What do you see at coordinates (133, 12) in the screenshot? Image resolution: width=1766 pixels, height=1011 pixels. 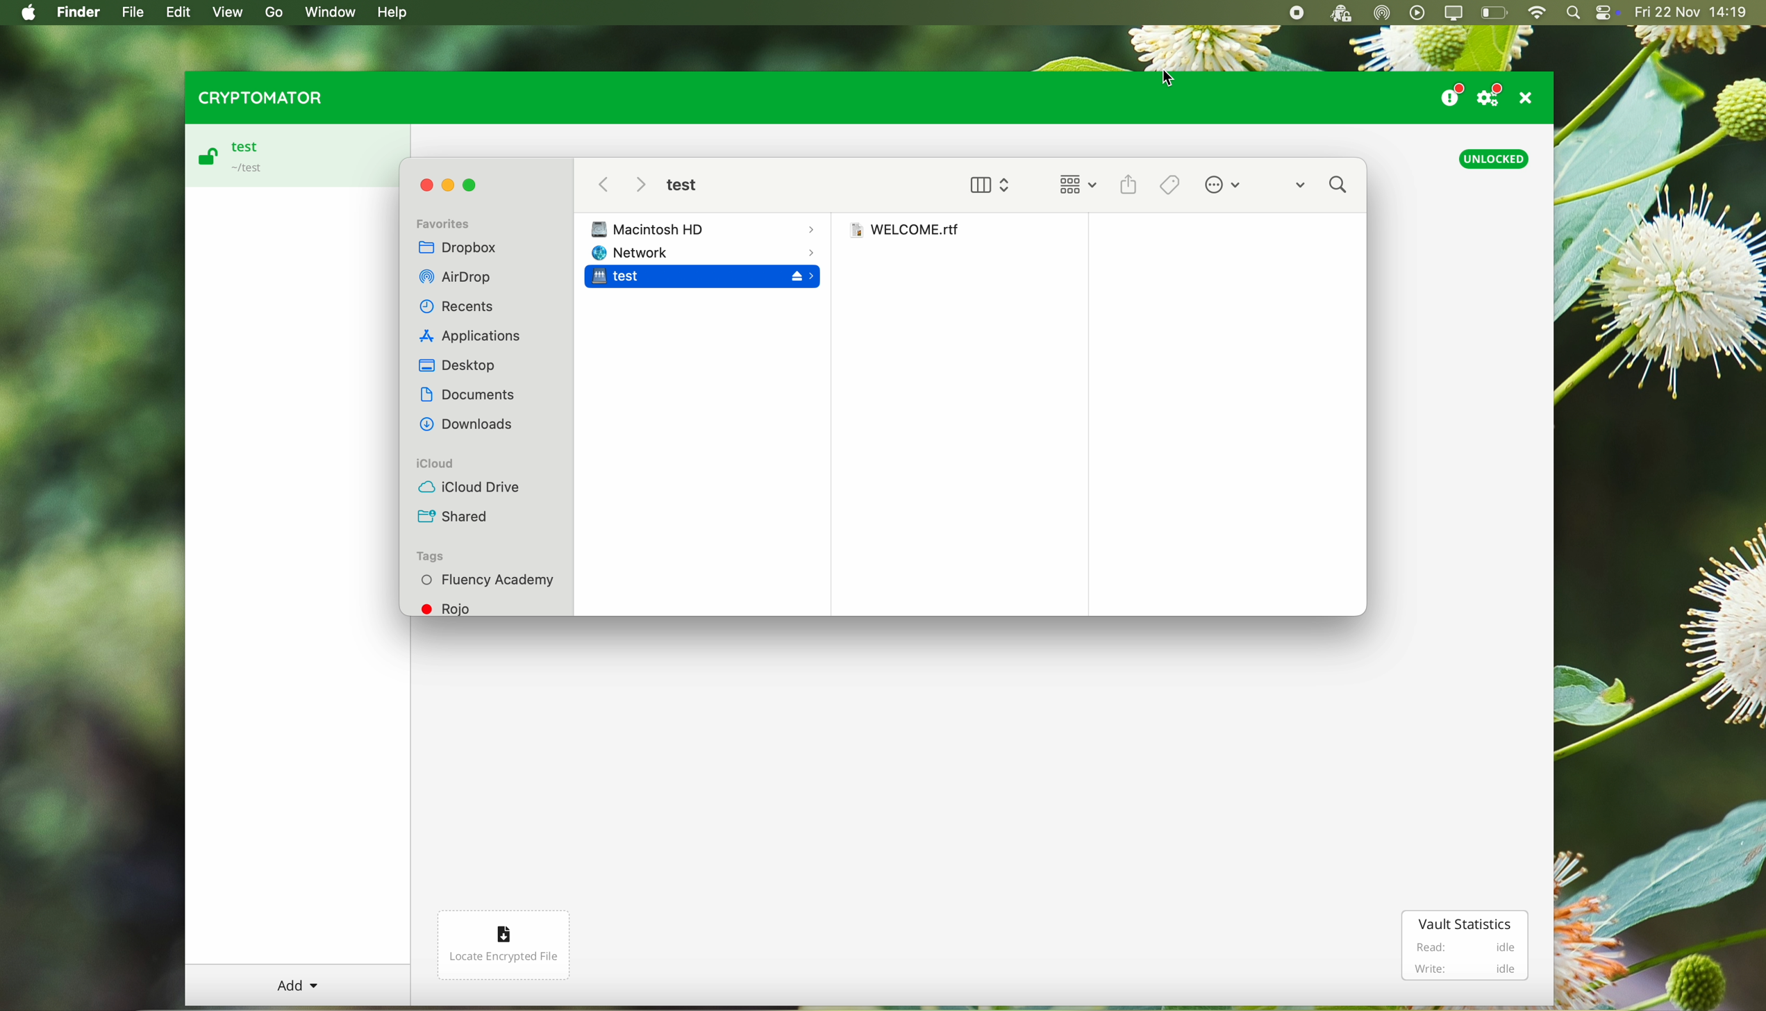 I see `File` at bounding box center [133, 12].